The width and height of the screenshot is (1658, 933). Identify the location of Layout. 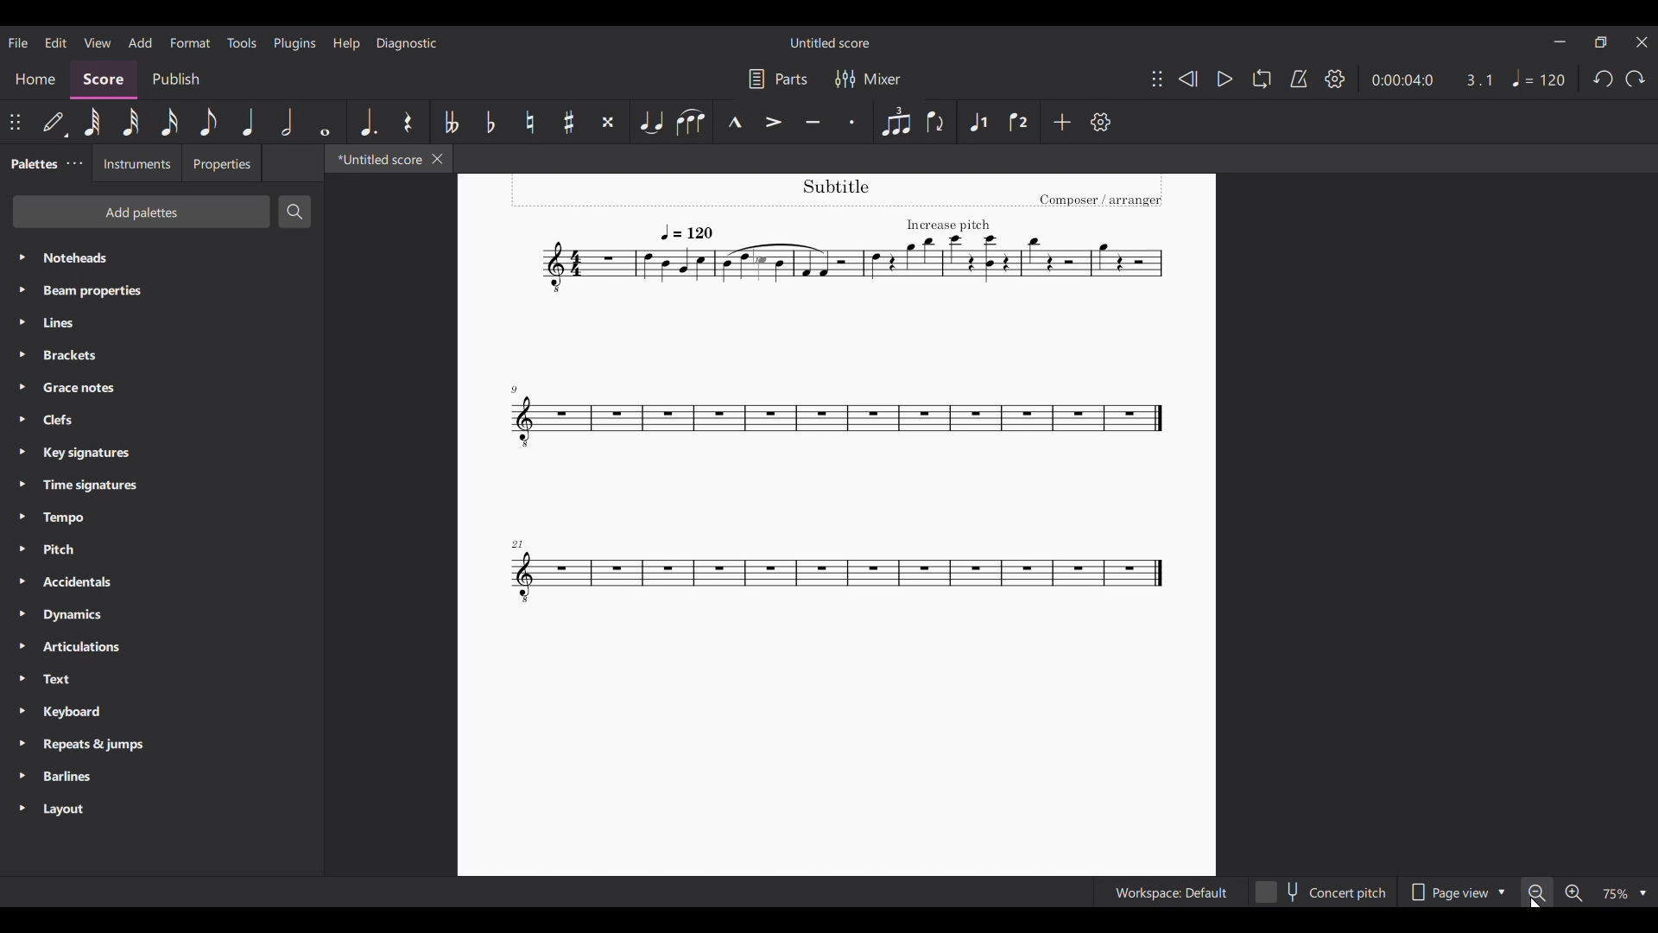
(161, 809).